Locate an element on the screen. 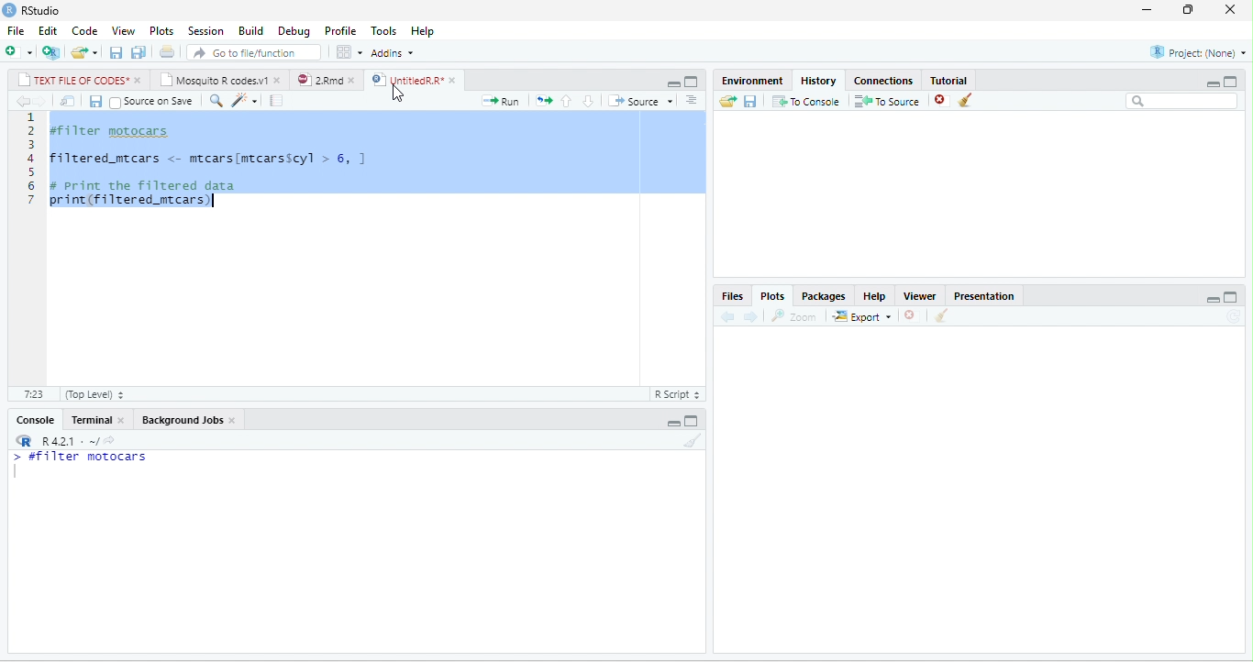 Image resolution: width=1253 pixels, height=662 pixels. Profile is located at coordinates (340, 31).